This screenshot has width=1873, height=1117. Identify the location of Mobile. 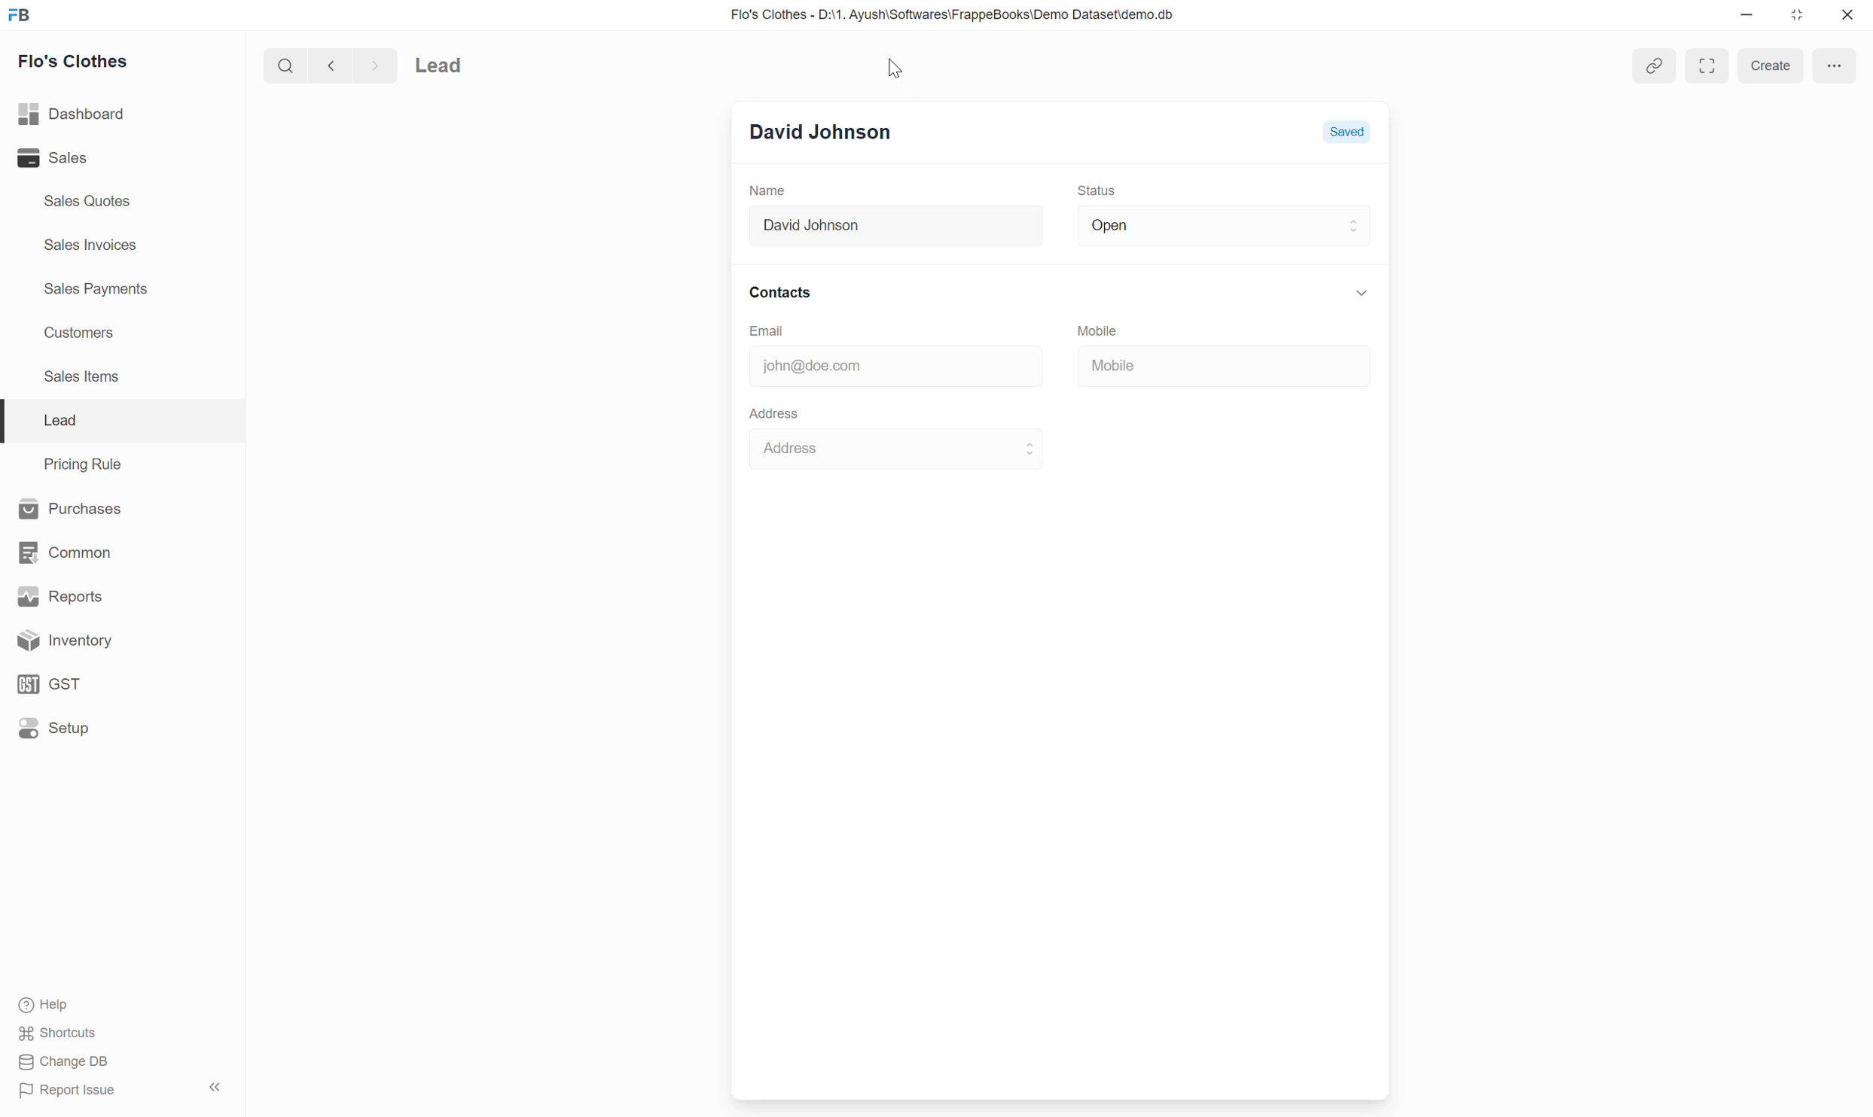
(1179, 363).